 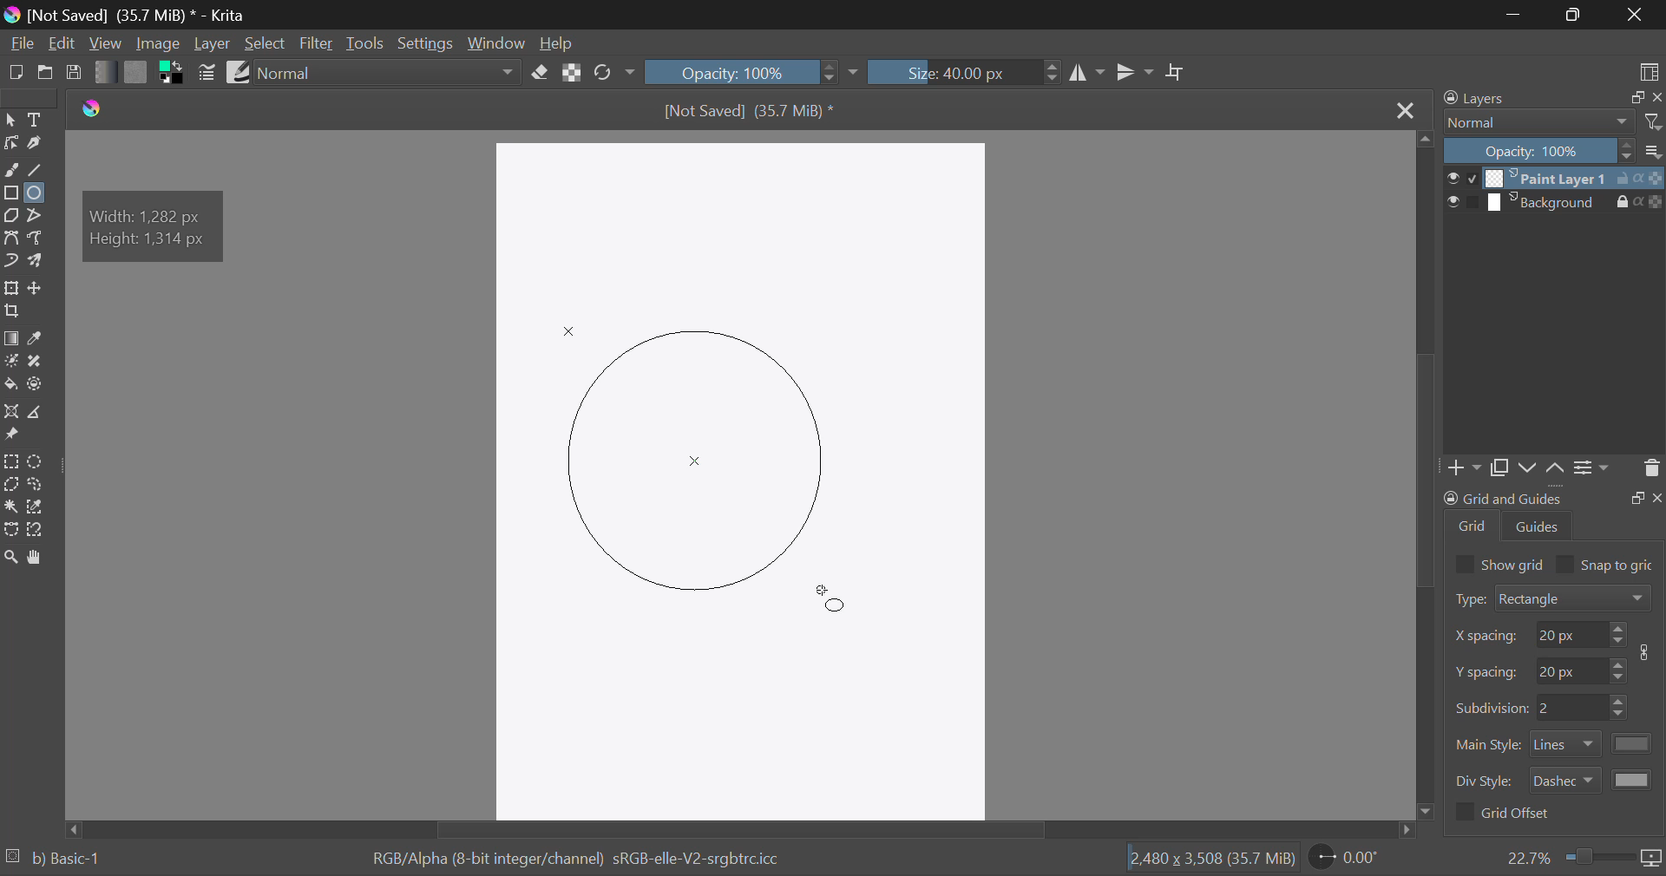 What do you see at coordinates (135, 75) in the screenshot?
I see `Pattern` at bounding box center [135, 75].